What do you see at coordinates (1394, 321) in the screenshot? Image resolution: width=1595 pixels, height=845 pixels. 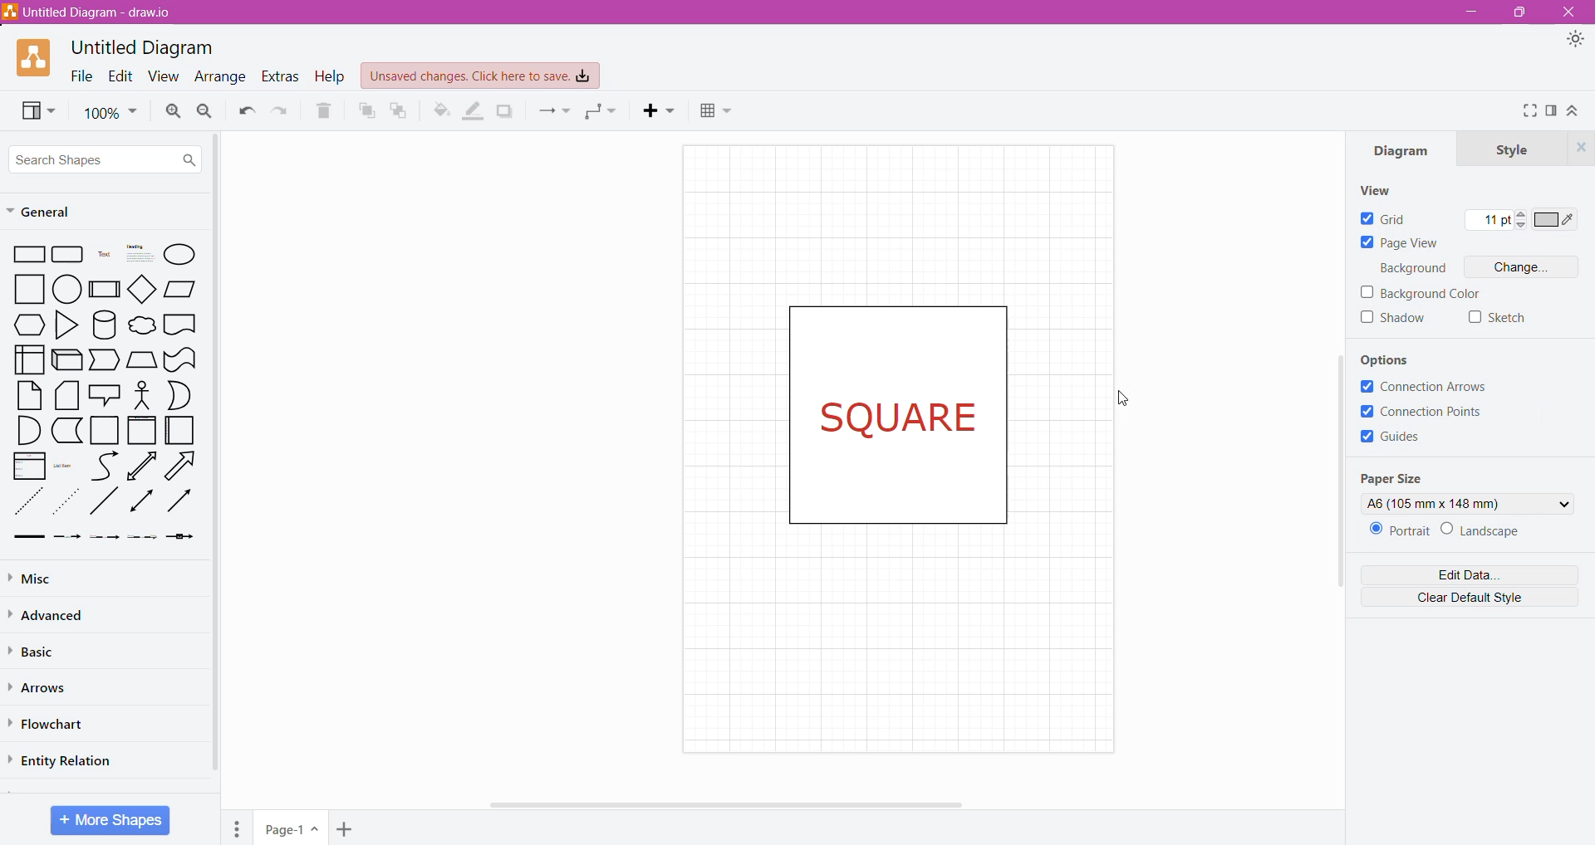 I see `Shadow - click to enable/disable` at bounding box center [1394, 321].